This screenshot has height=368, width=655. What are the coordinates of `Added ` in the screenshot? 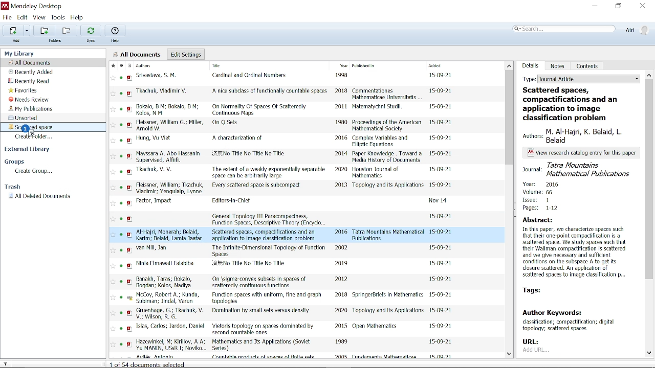 It's located at (444, 65).